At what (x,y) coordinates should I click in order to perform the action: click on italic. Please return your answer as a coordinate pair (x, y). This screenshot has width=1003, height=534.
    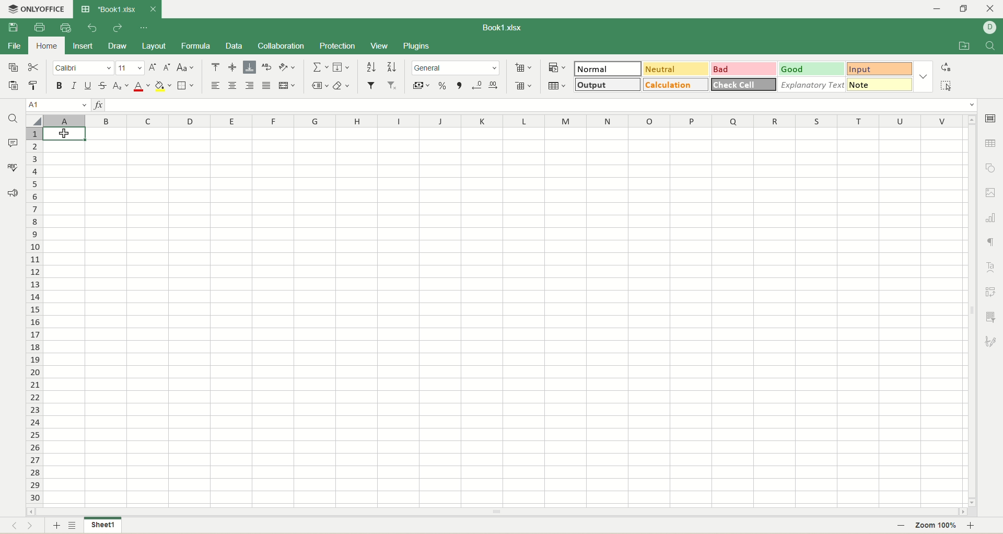
    Looking at the image, I should click on (75, 85).